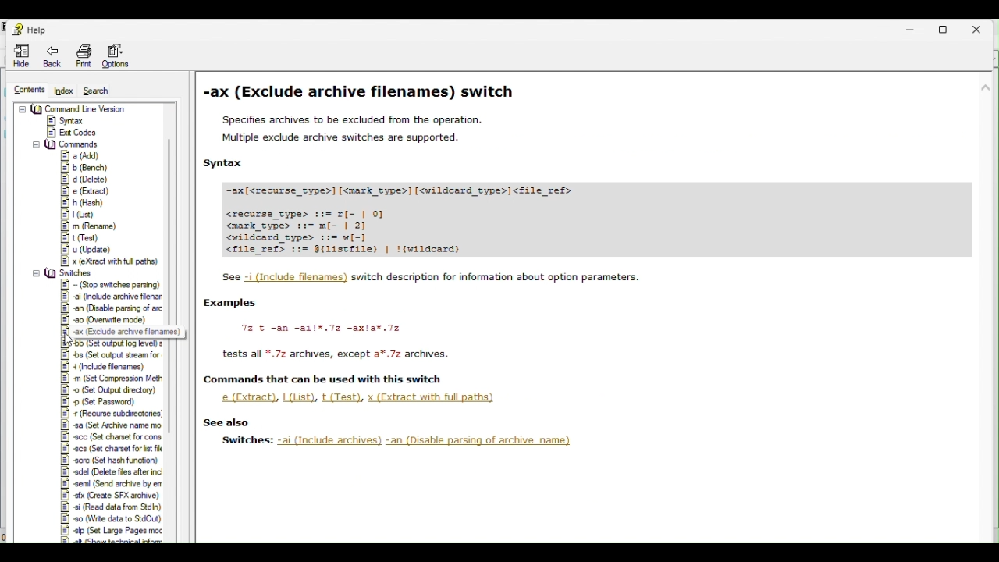 The width and height of the screenshot is (999, 562). Describe the element at coordinates (114, 308) in the screenshot. I see `18] an (Disable parsing of ac |` at that location.